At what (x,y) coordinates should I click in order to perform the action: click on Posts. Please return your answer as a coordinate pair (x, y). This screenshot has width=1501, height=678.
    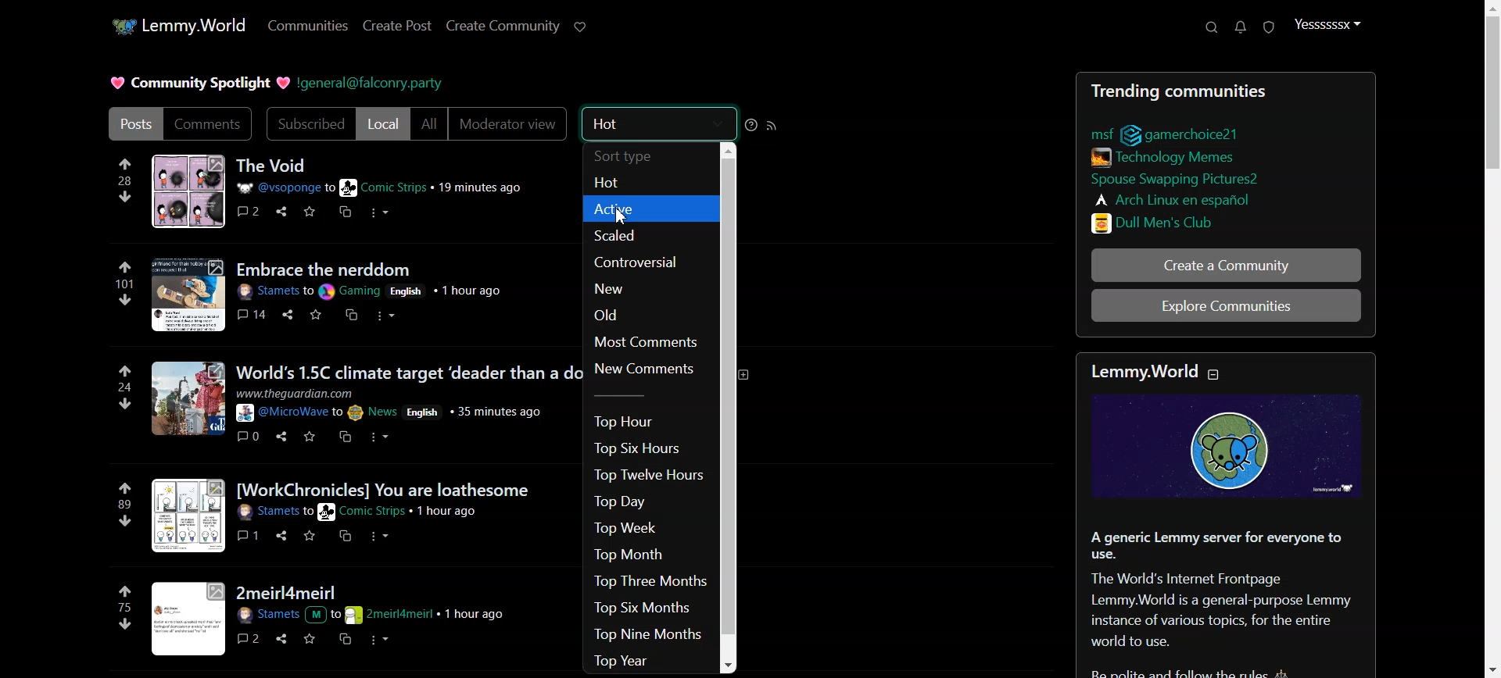
    Looking at the image, I should click on (133, 123).